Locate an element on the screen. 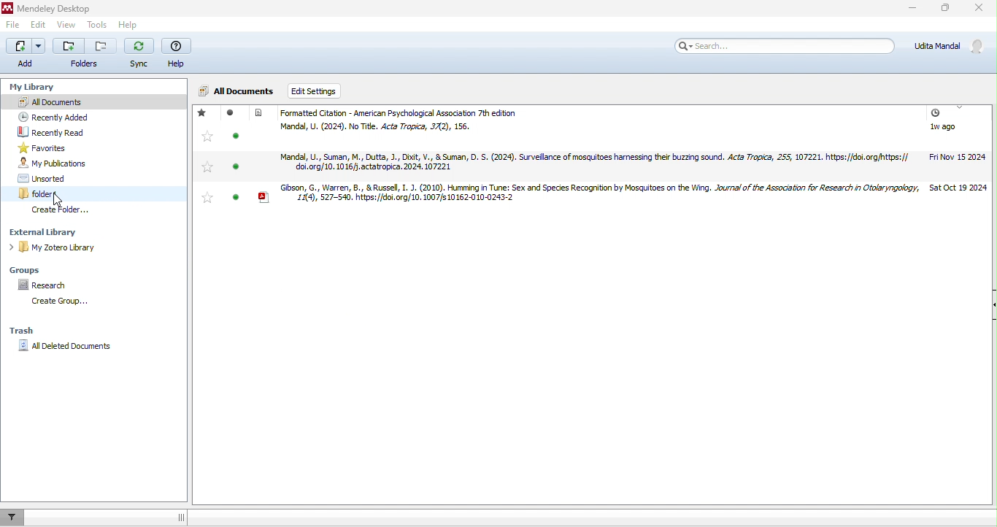 The image size is (997, 527). edit settings is located at coordinates (322, 91).